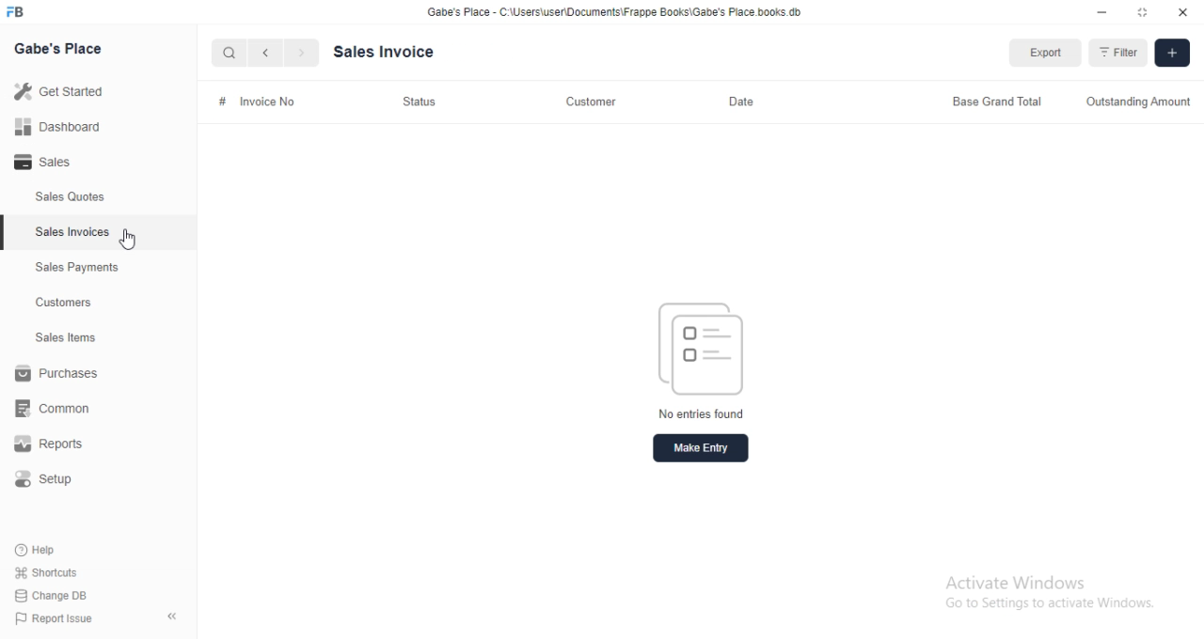  Describe the element at coordinates (61, 49) in the screenshot. I see `Gabe's Place` at that location.